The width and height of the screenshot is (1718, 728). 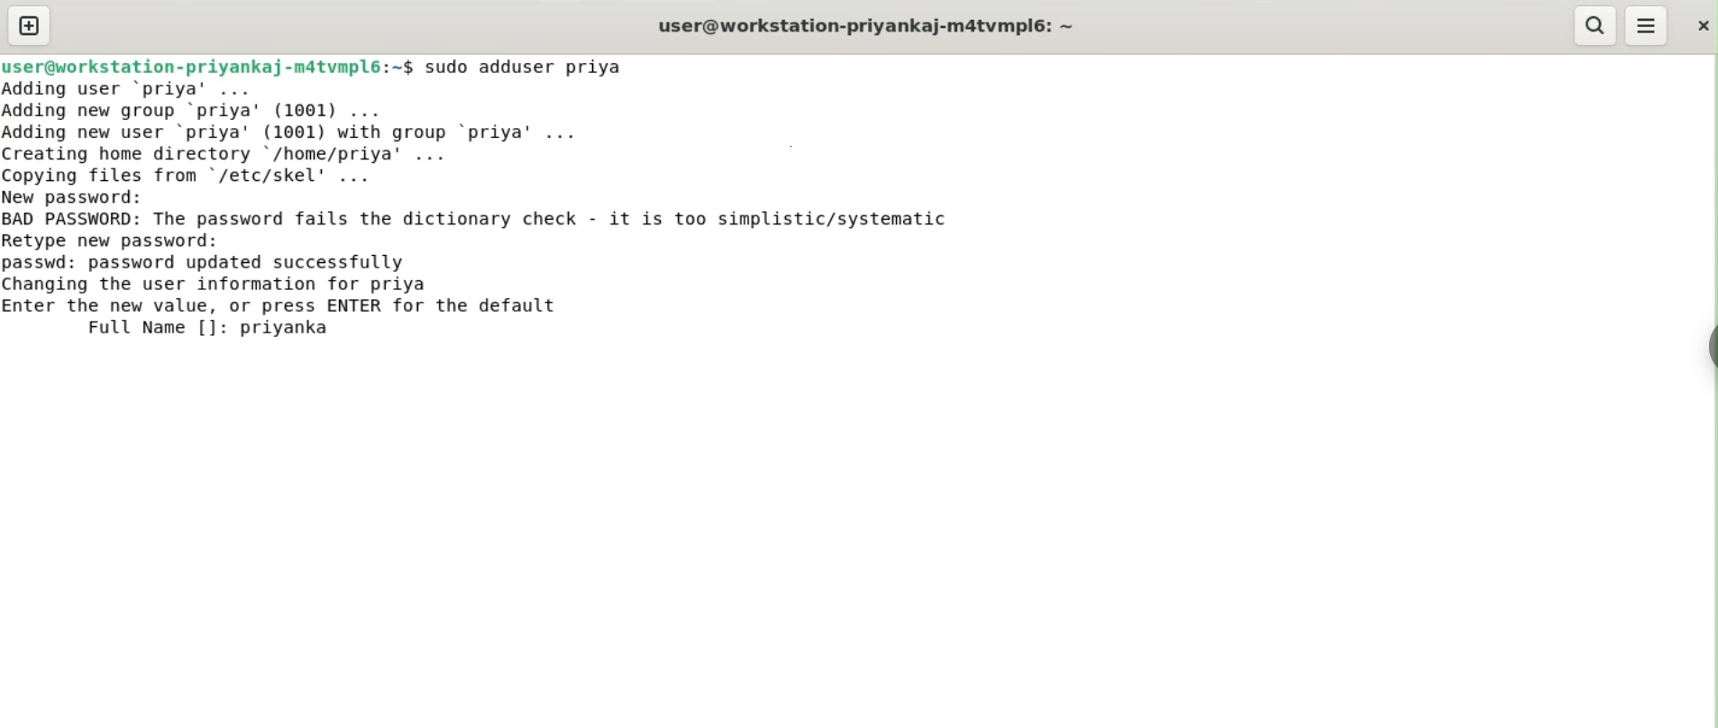 What do you see at coordinates (289, 327) in the screenshot?
I see `priyanka` at bounding box center [289, 327].